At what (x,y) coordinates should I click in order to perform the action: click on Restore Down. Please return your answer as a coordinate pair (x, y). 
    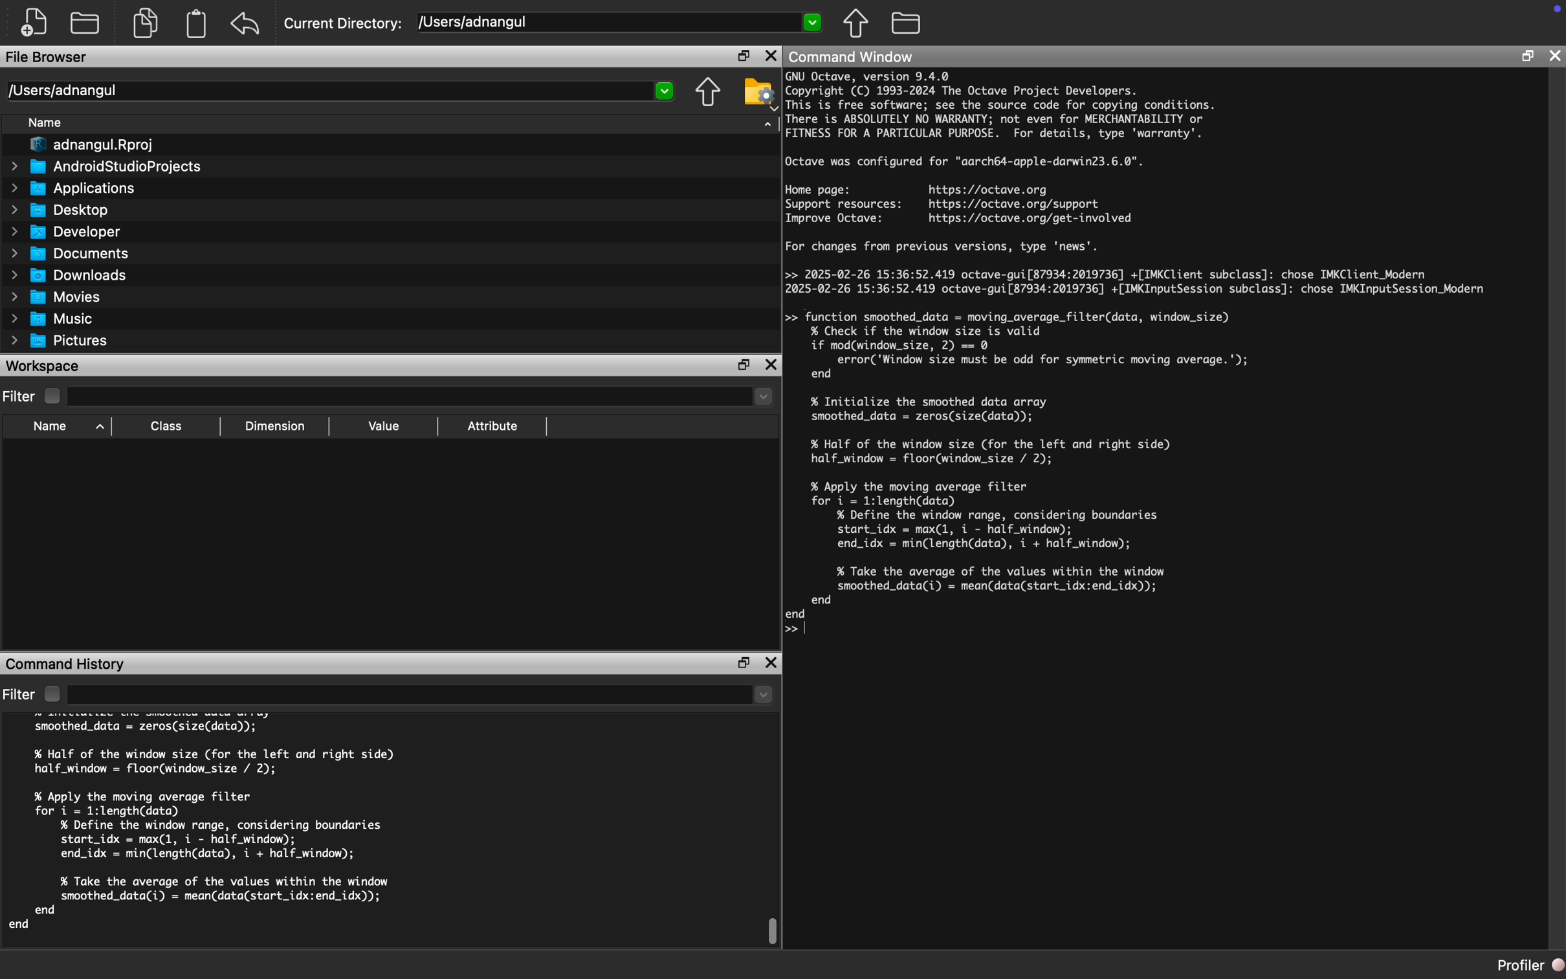
    Looking at the image, I should click on (745, 664).